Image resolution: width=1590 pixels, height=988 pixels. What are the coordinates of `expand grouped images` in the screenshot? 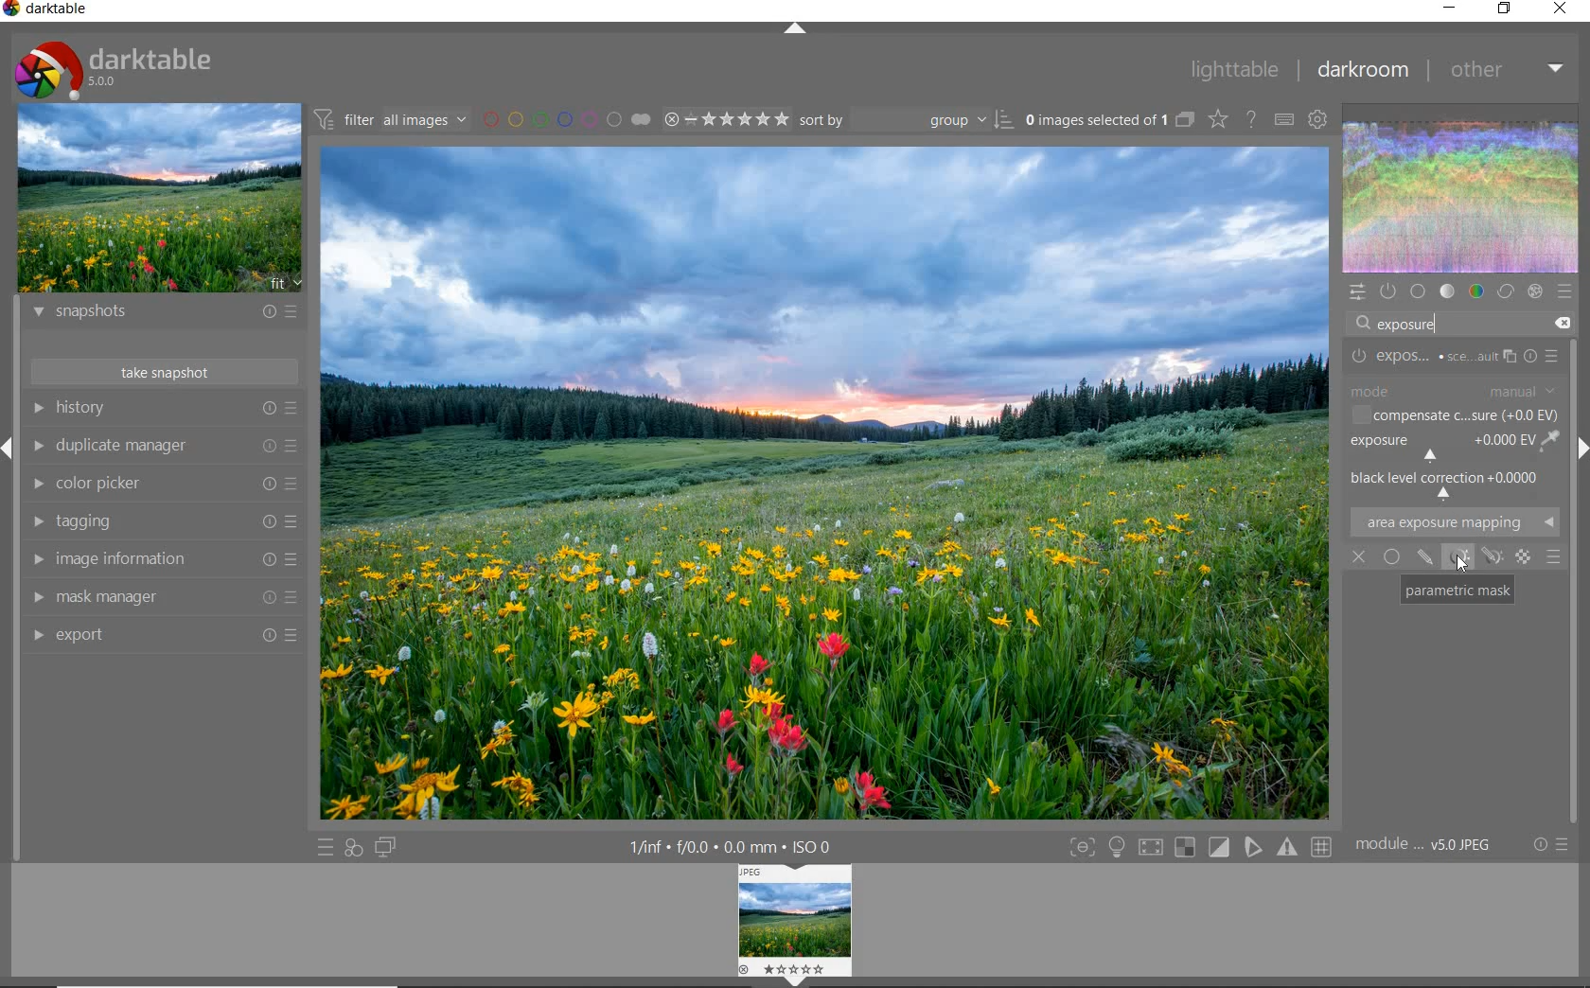 It's located at (1109, 121).